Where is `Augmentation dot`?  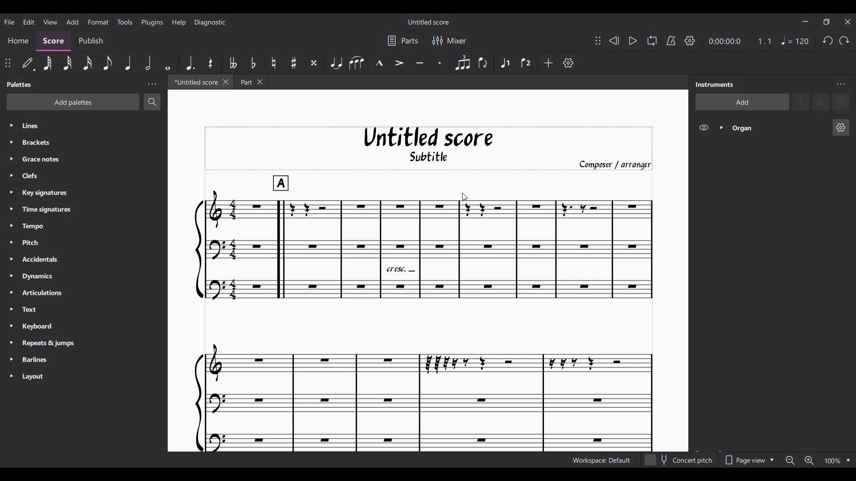 Augmentation dot is located at coordinates (190, 62).